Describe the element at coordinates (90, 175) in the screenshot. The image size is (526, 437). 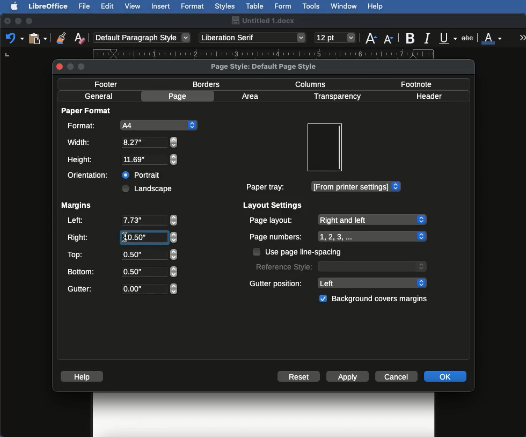
I see `Orientation` at that location.